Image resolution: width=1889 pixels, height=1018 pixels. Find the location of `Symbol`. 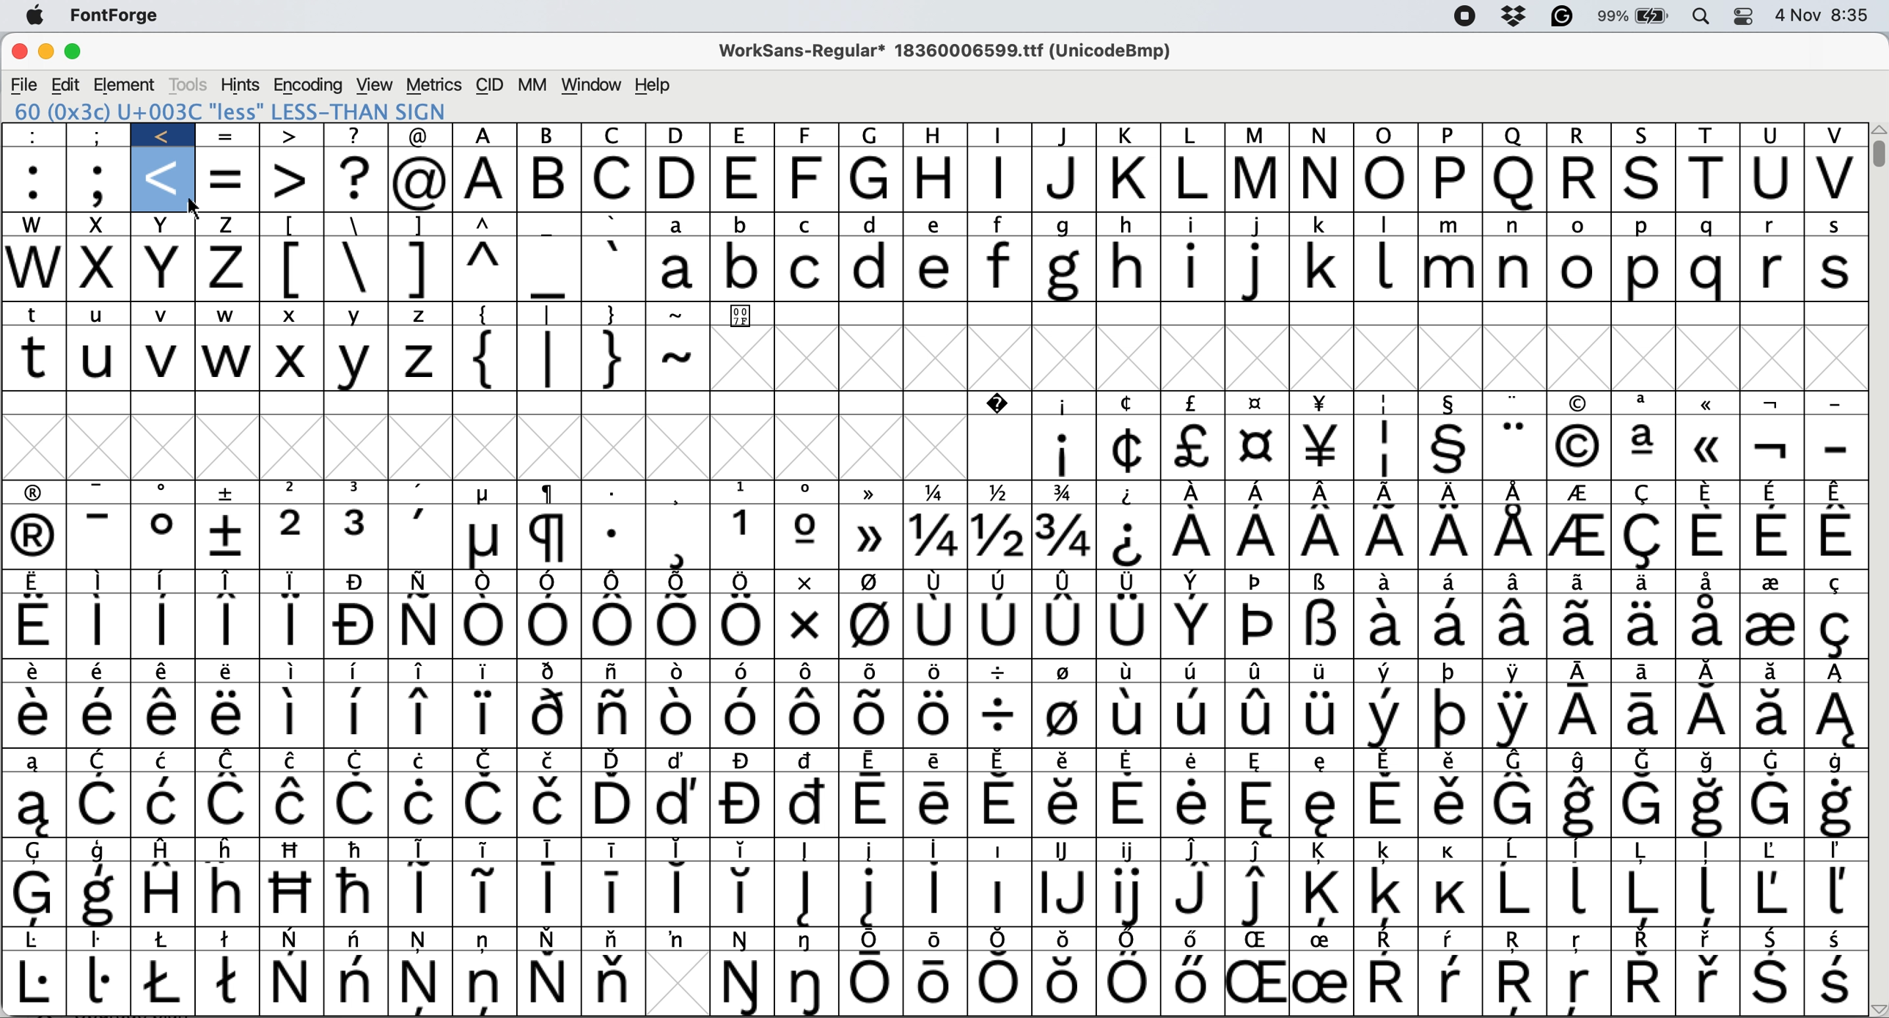

Symbol is located at coordinates (546, 984).